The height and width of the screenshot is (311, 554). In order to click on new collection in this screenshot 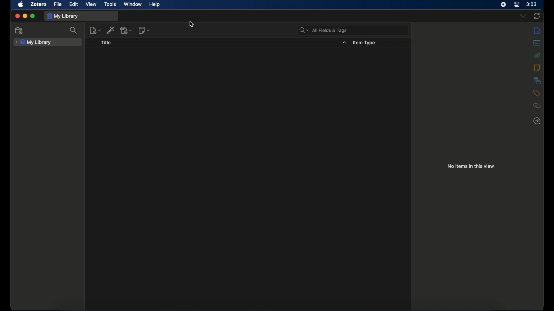, I will do `click(20, 31)`.